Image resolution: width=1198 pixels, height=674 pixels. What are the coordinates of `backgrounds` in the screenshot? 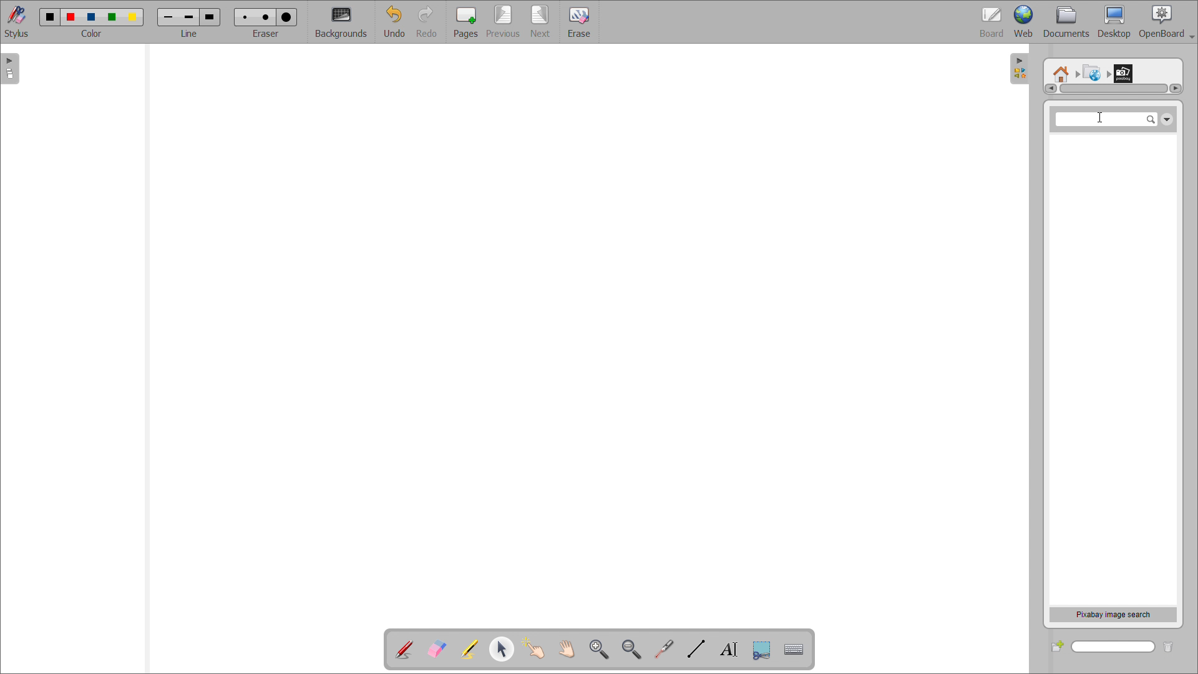 It's located at (342, 22).